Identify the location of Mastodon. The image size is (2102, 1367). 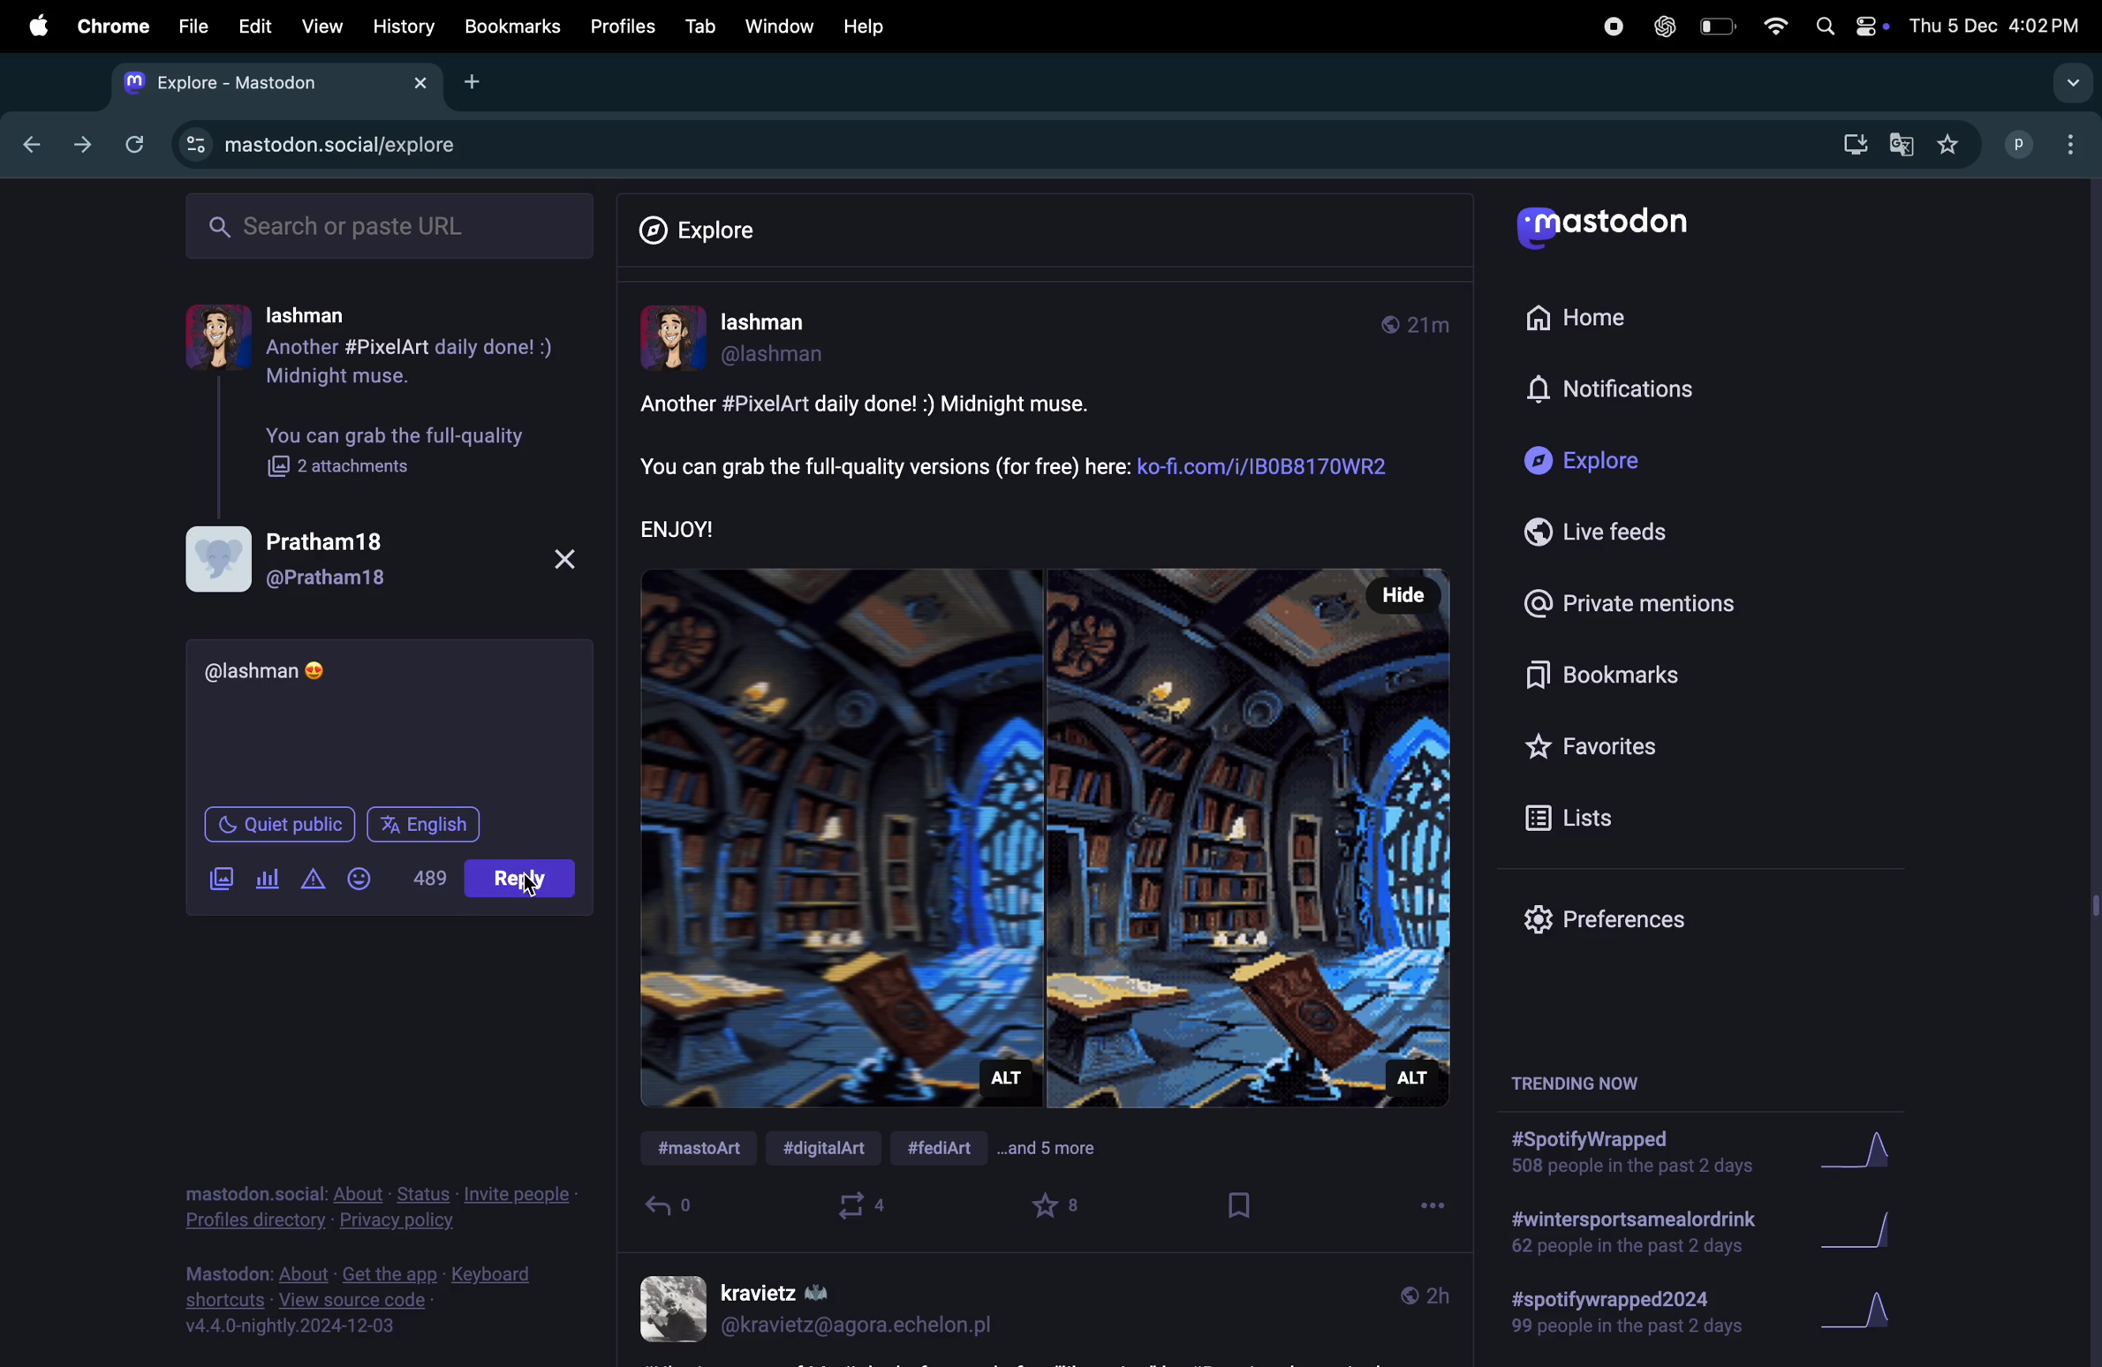
(1614, 224).